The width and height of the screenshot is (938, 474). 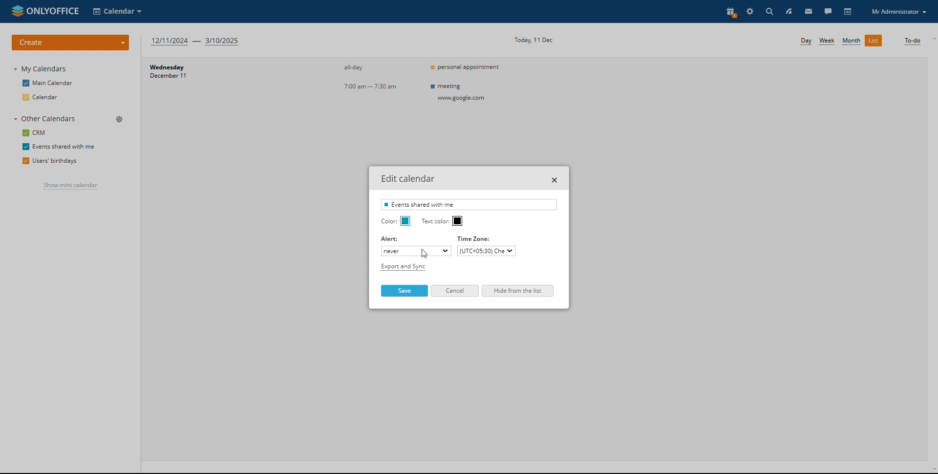 I want to click on profile, so click(x=899, y=12).